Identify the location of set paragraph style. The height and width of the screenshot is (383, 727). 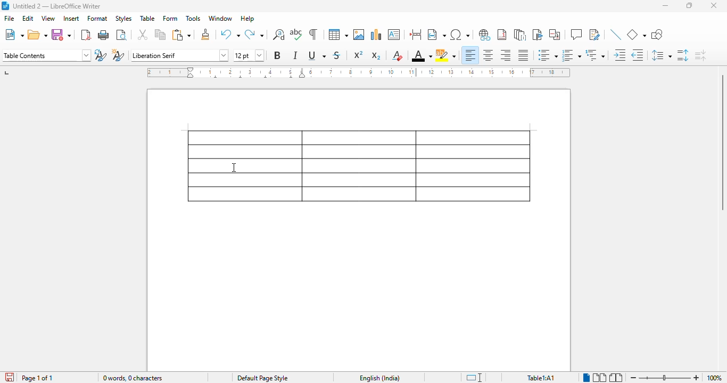
(46, 55).